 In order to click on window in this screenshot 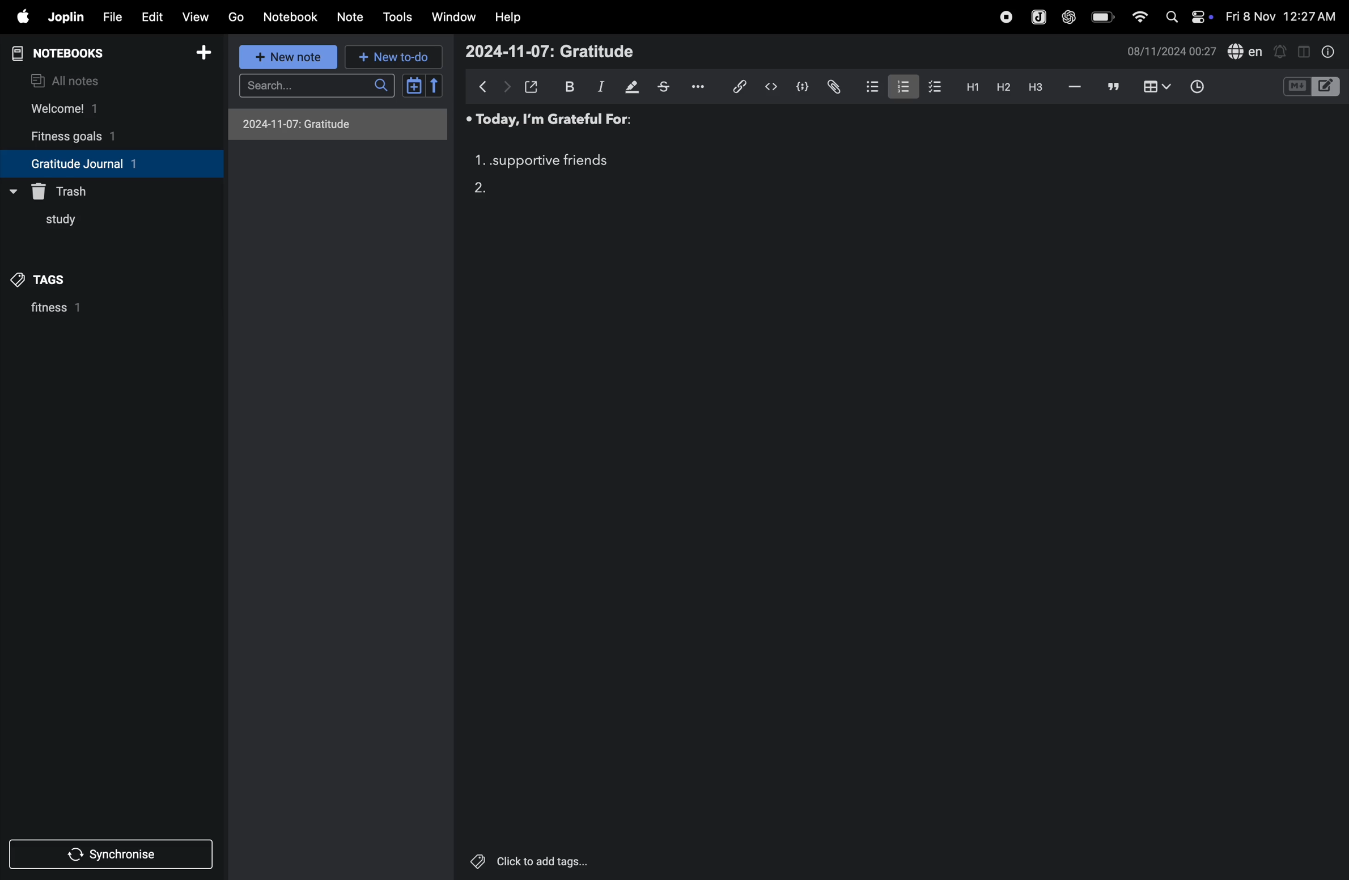, I will do `click(454, 16)`.